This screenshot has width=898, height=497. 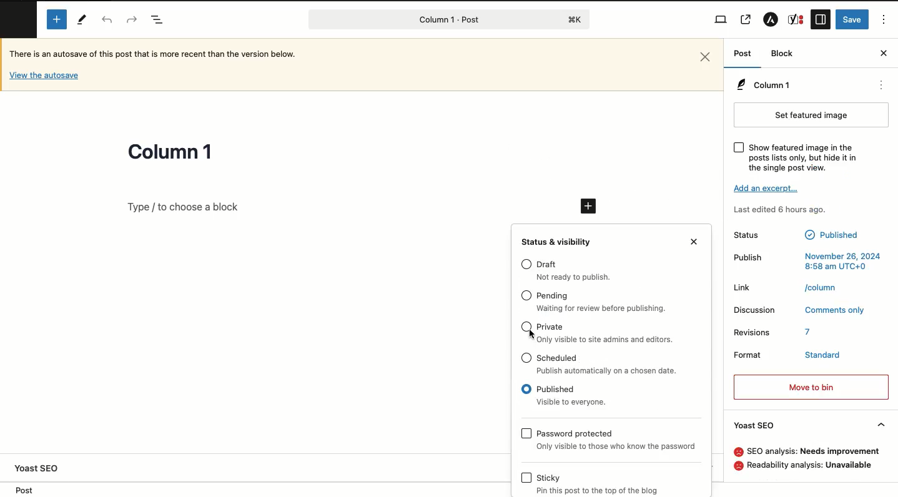 What do you see at coordinates (695, 241) in the screenshot?
I see `Close` at bounding box center [695, 241].